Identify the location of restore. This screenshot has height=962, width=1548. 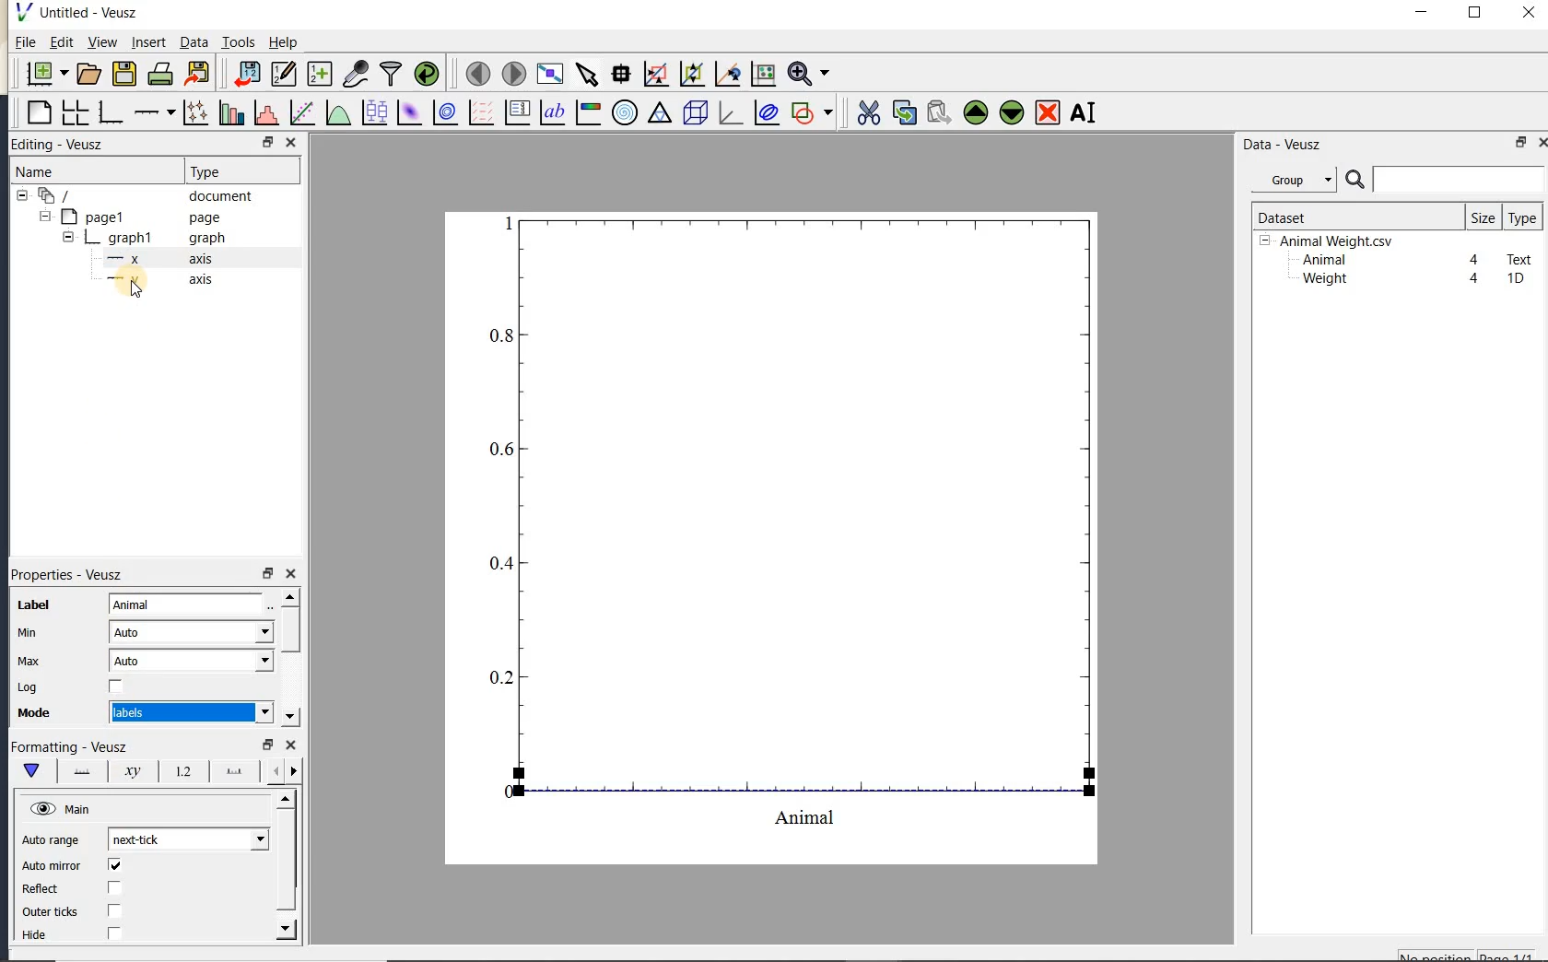
(266, 574).